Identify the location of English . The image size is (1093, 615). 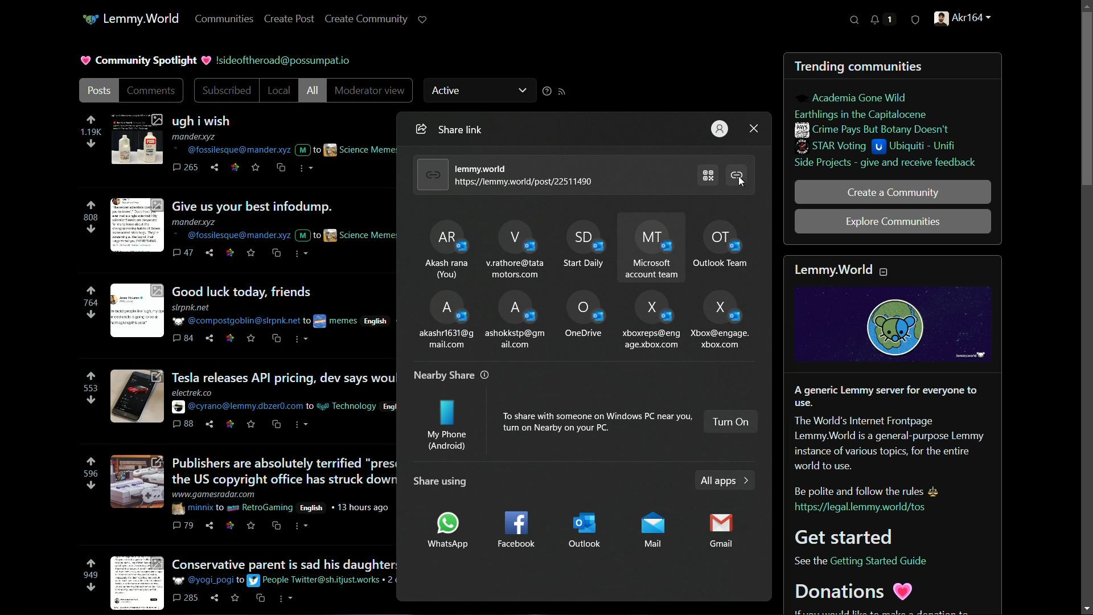
(379, 319).